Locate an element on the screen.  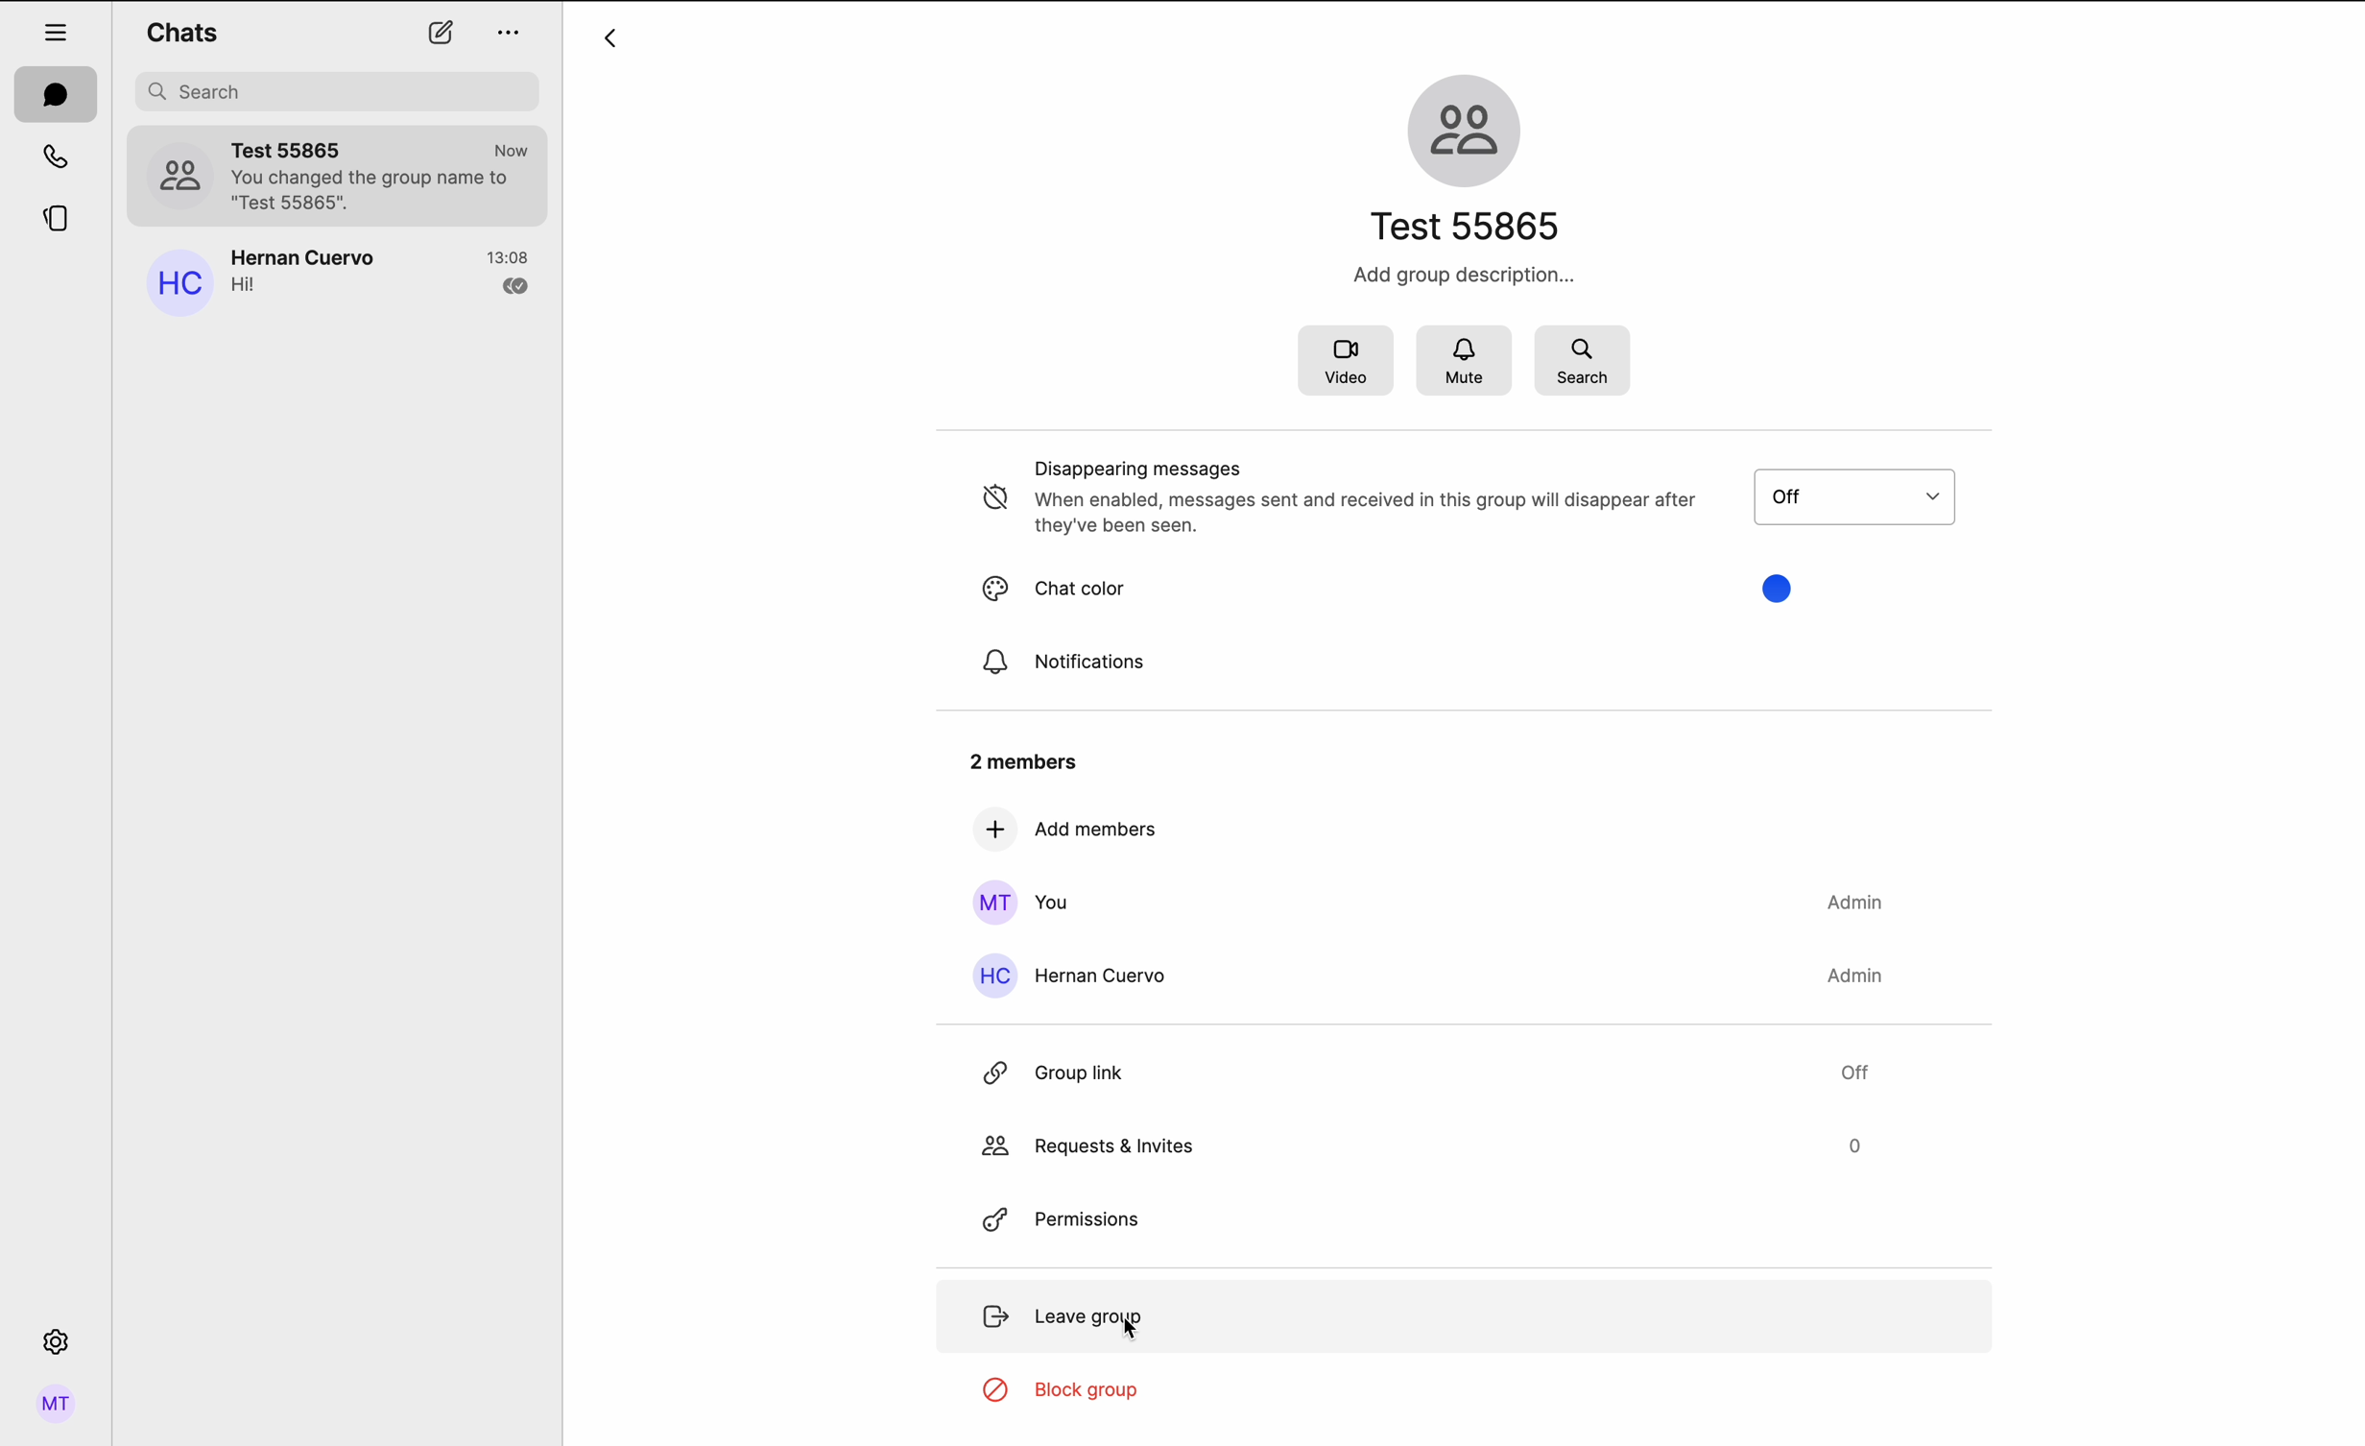
button is located at coordinates (1880, 495).